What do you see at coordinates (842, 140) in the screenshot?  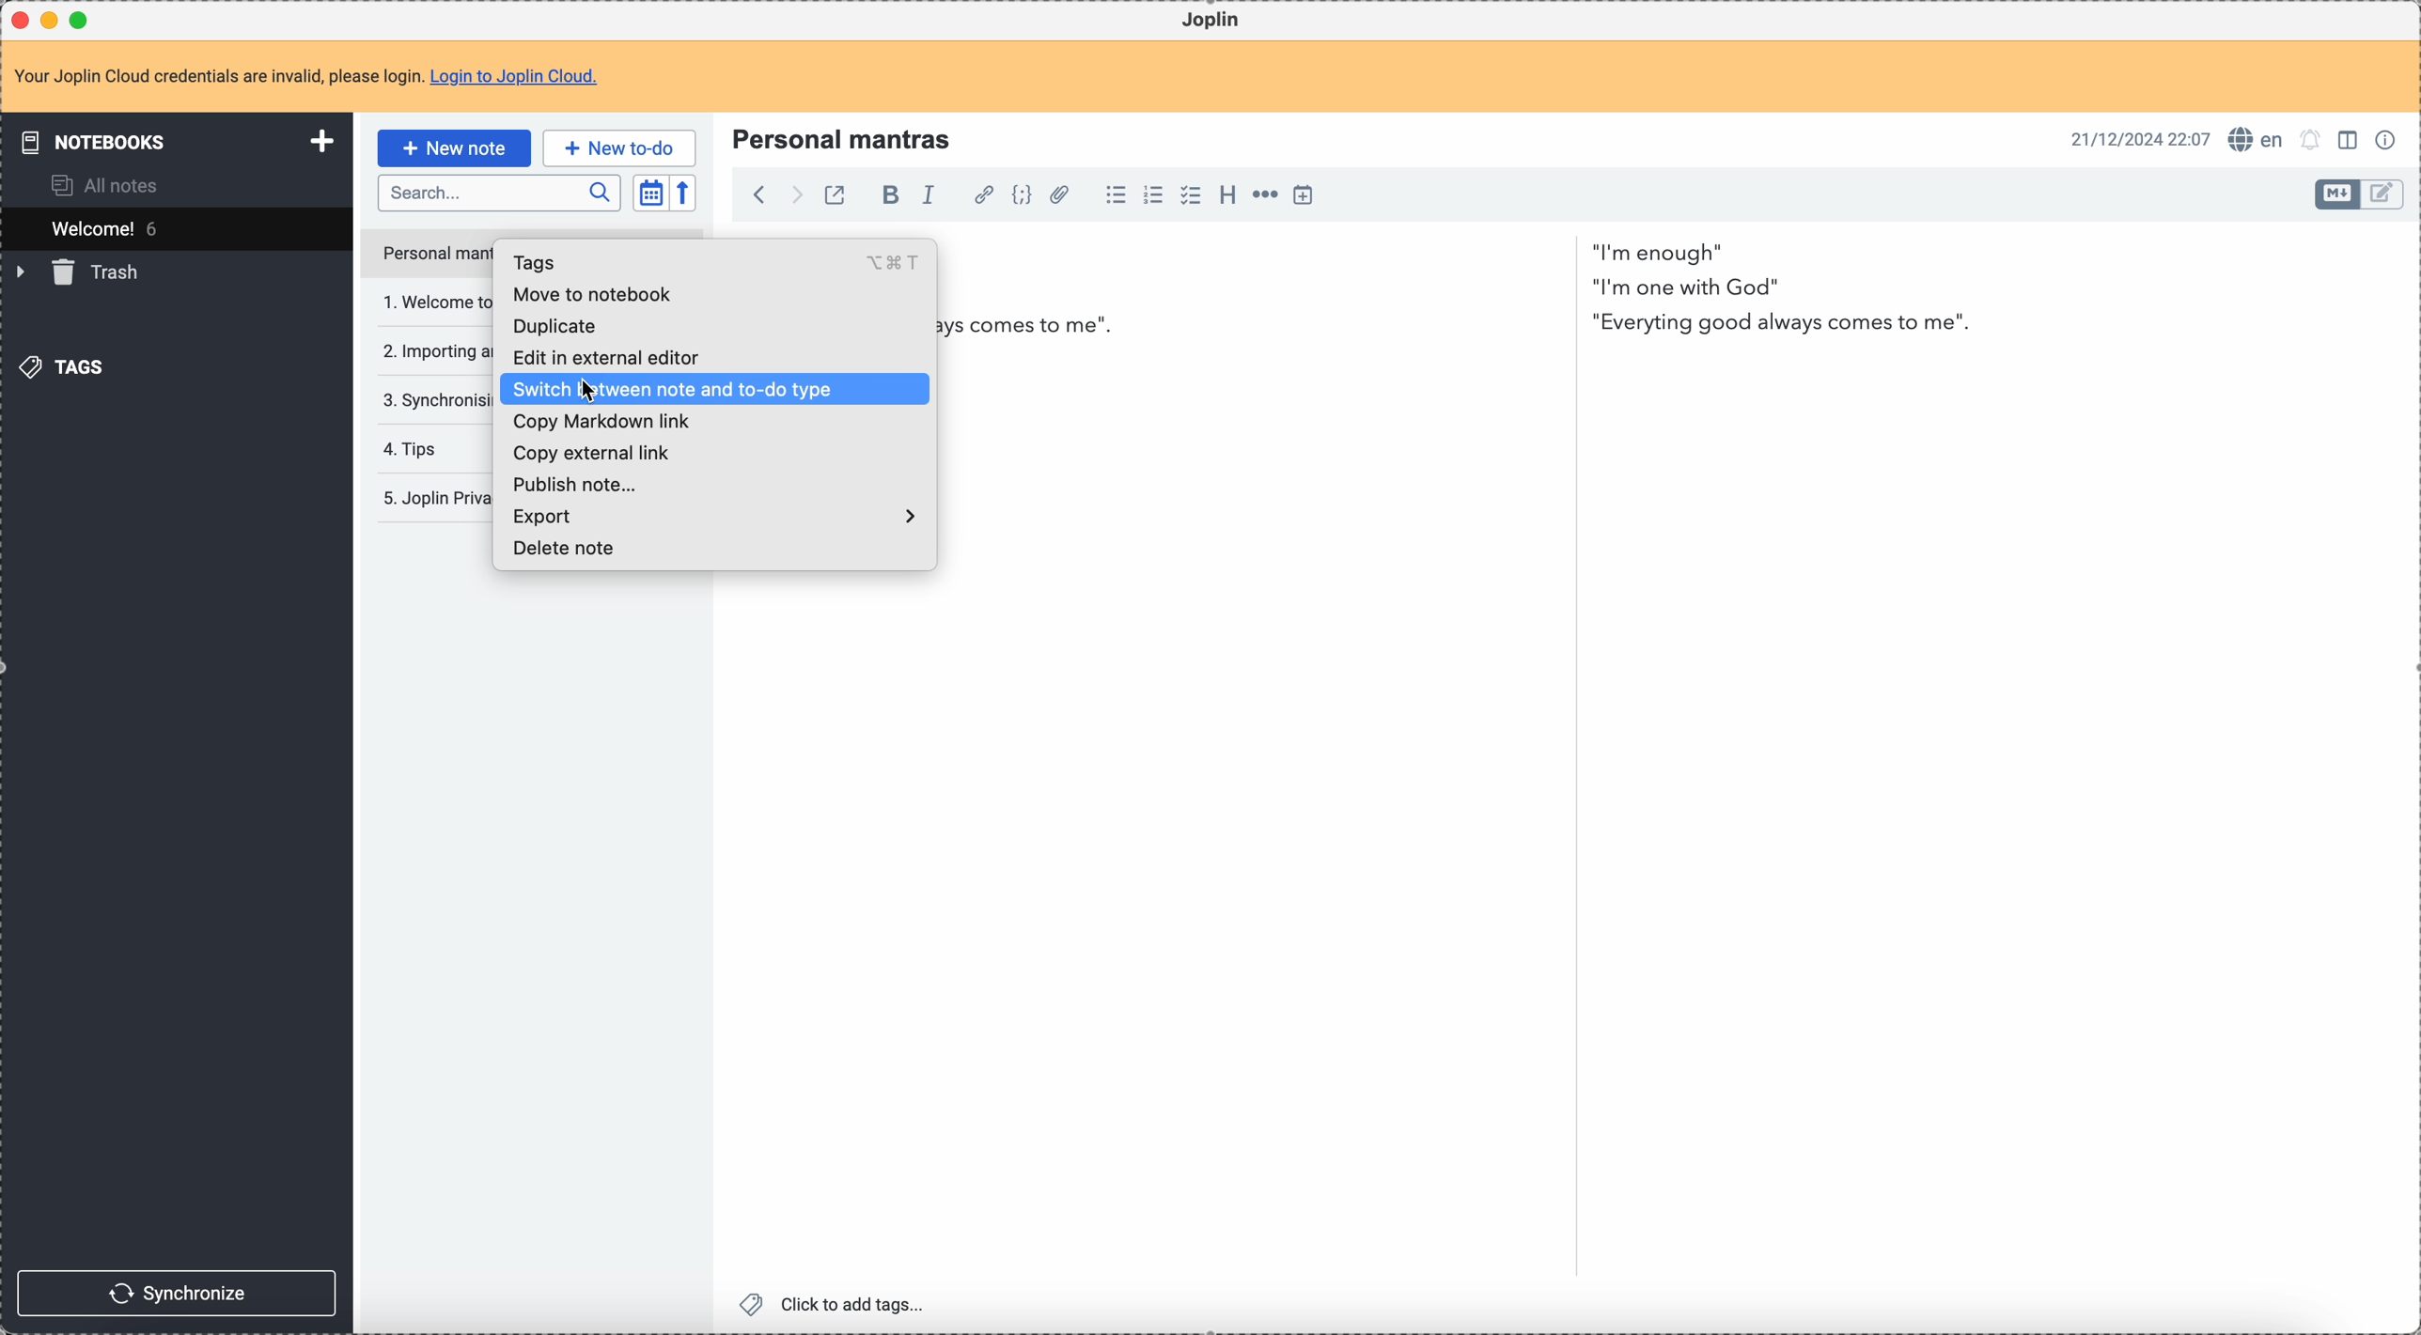 I see `Personal mantras` at bounding box center [842, 140].